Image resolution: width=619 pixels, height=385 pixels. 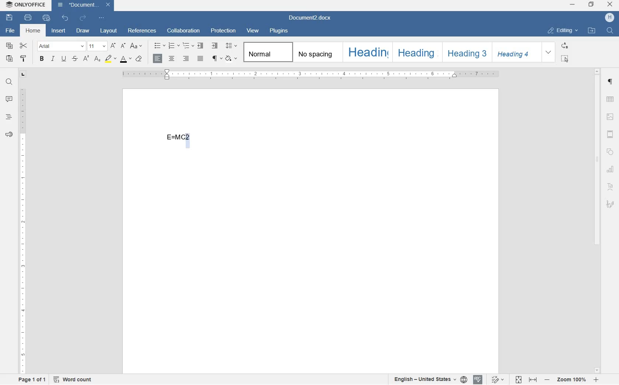 What do you see at coordinates (312, 17) in the screenshot?
I see `file name` at bounding box center [312, 17].